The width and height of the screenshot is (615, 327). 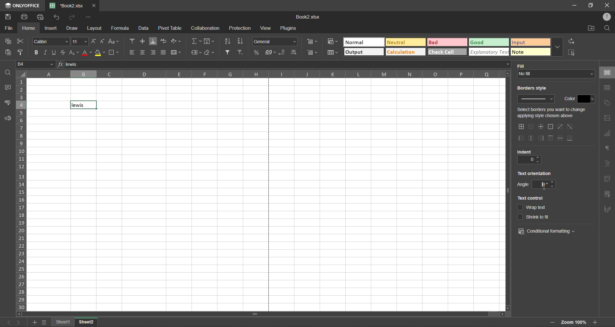 I want to click on align top, so click(x=133, y=42).